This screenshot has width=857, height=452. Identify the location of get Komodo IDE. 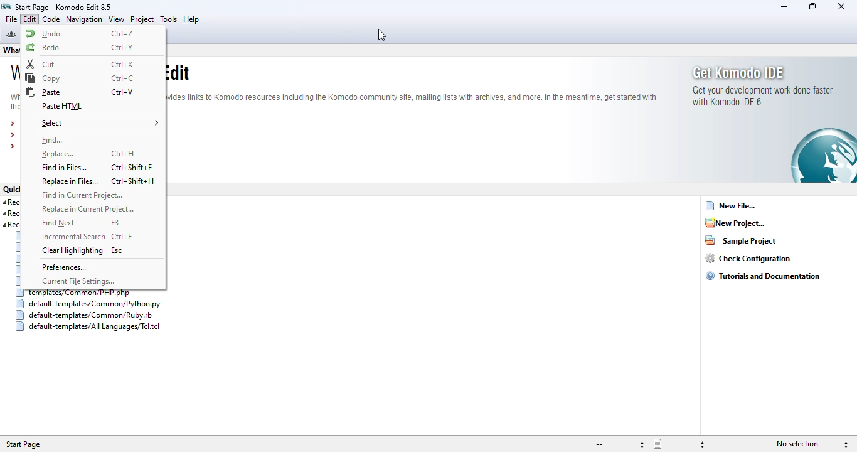
(773, 119).